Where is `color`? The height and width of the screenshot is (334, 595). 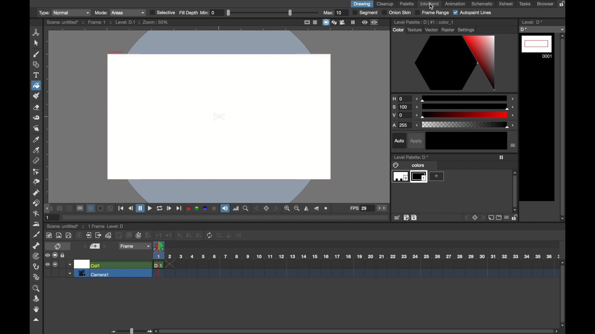 color is located at coordinates (398, 30).